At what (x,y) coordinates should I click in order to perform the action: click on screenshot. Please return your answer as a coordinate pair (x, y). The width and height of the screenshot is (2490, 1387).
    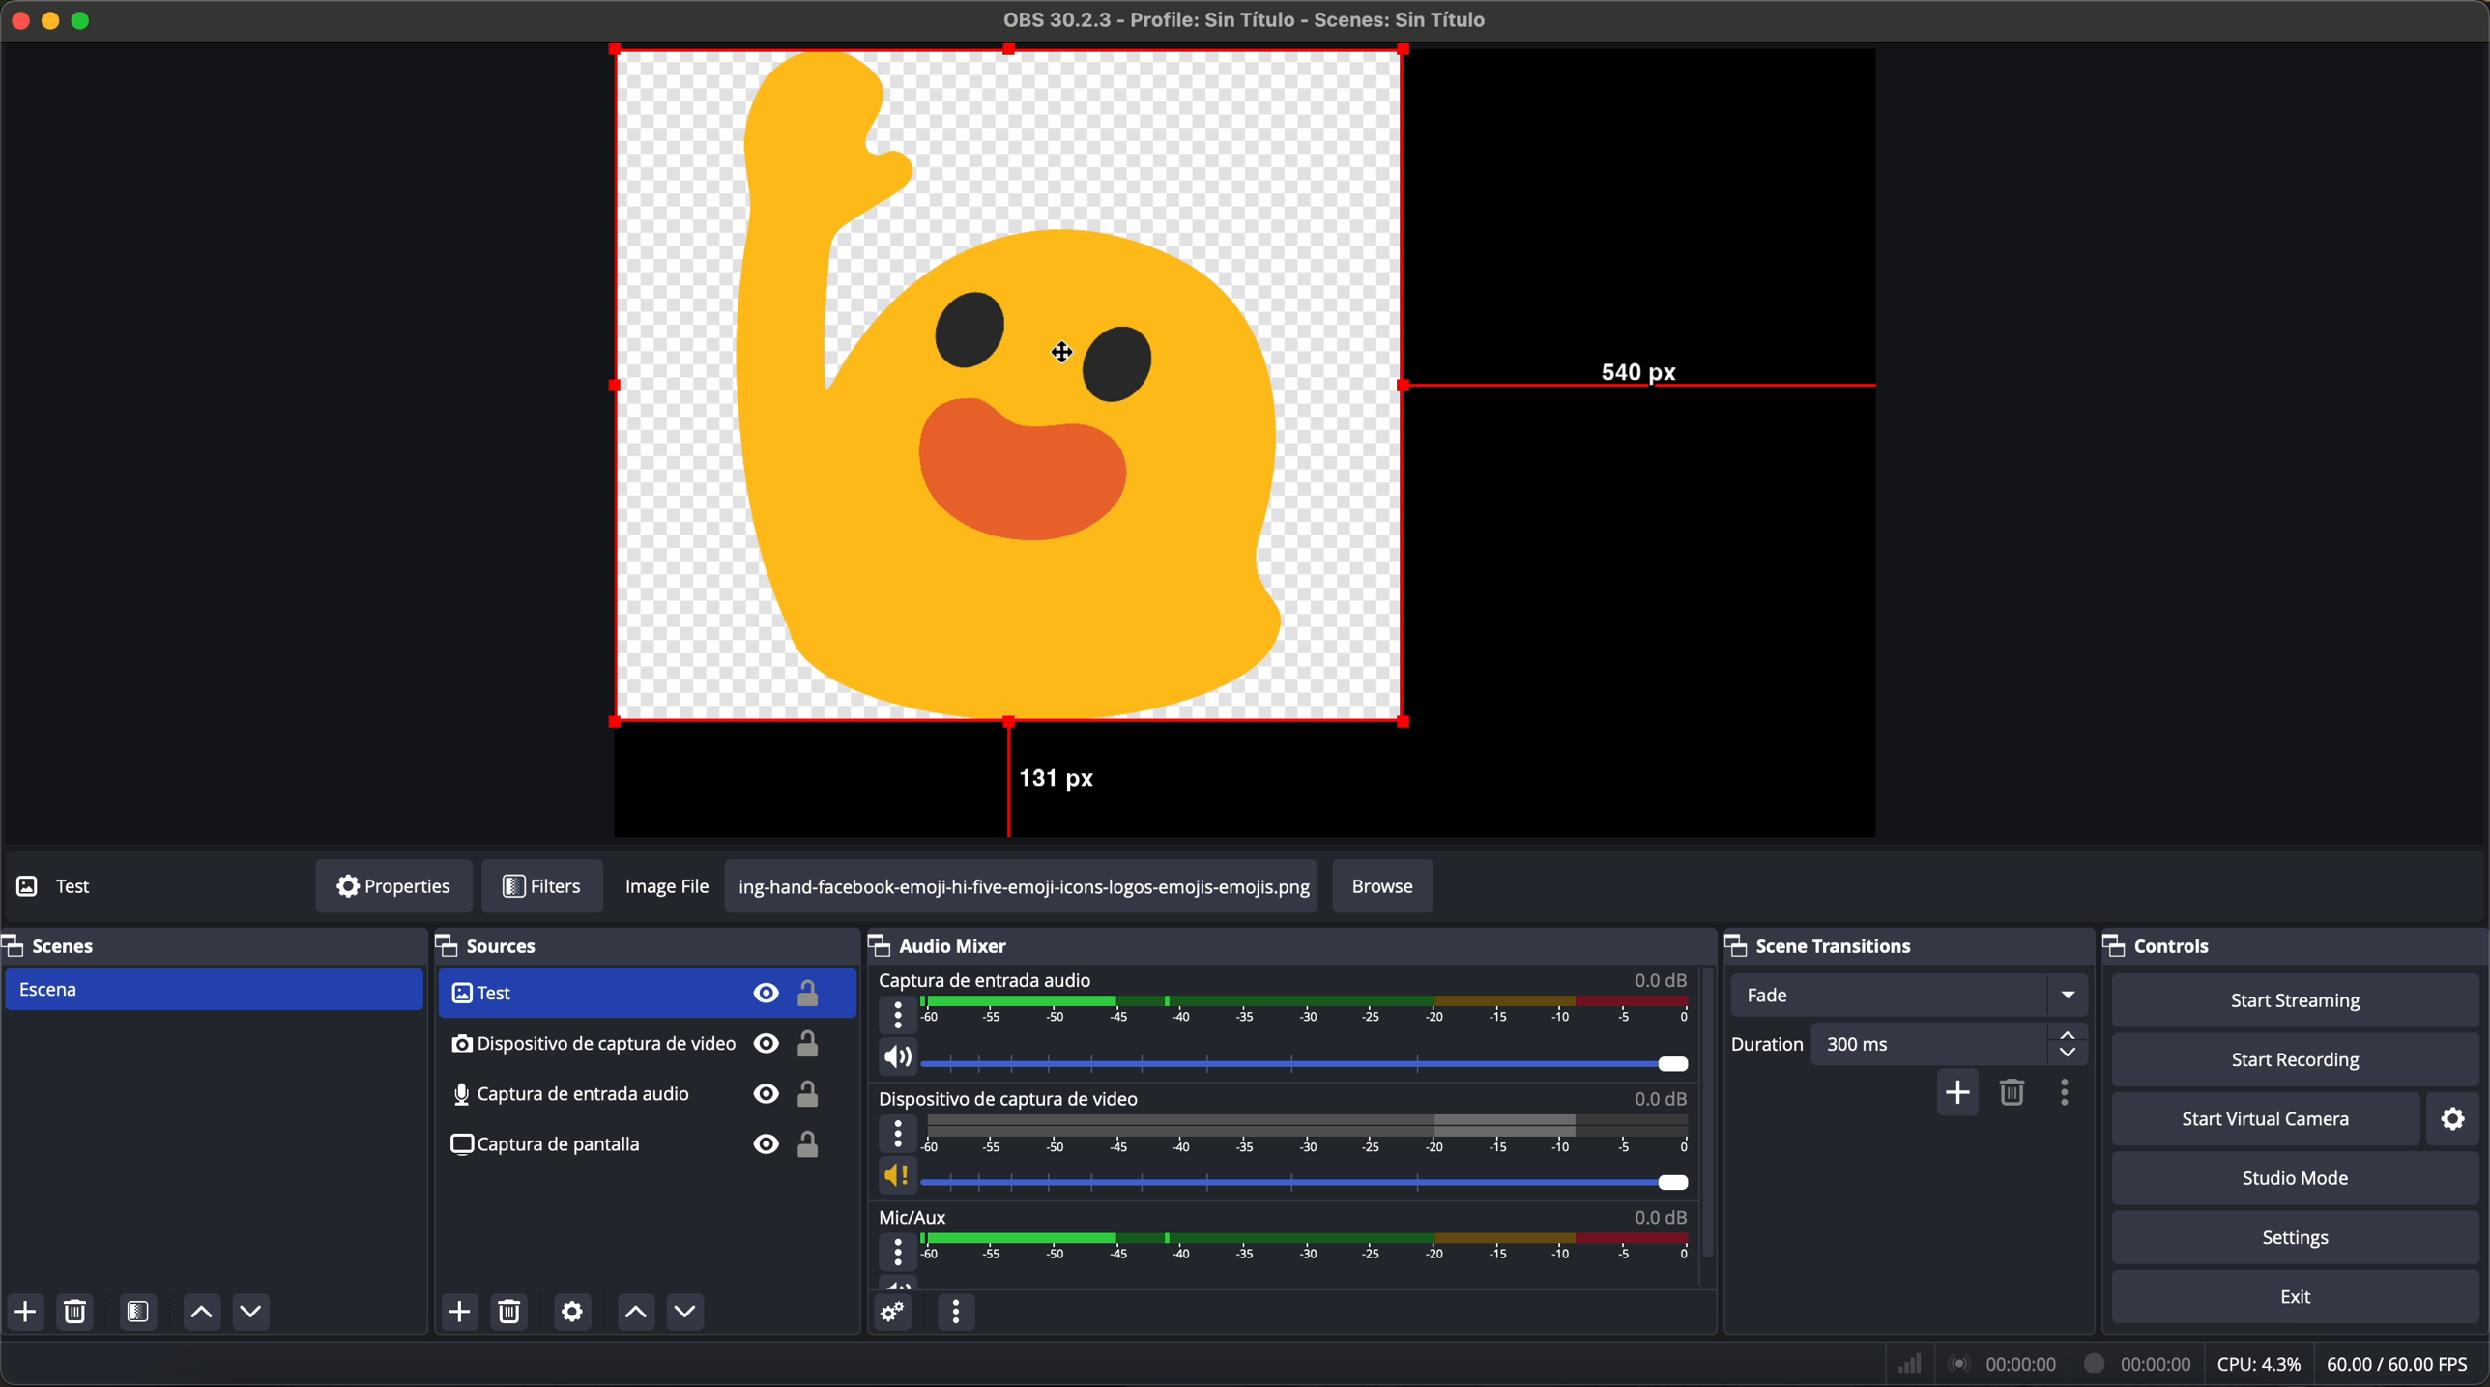
    Looking at the image, I should click on (634, 1153).